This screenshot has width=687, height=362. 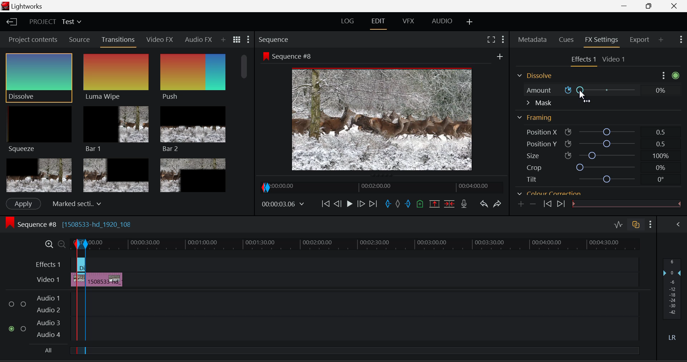 What do you see at coordinates (283, 204) in the screenshot?
I see `Frame Time` at bounding box center [283, 204].